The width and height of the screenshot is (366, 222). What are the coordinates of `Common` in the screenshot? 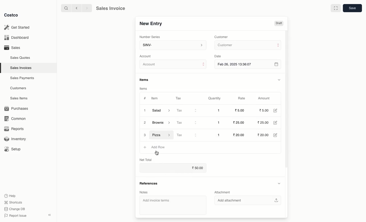 It's located at (17, 119).